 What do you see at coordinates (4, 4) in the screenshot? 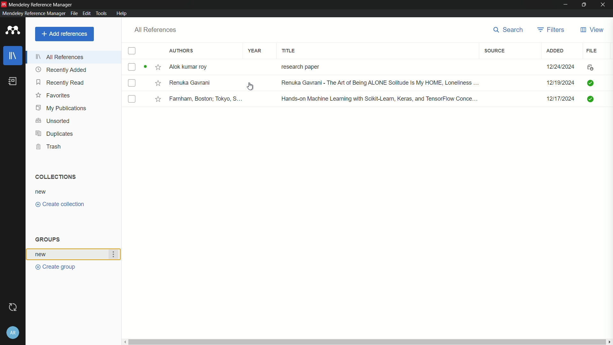
I see `app icon` at bounding box center [4, 4].